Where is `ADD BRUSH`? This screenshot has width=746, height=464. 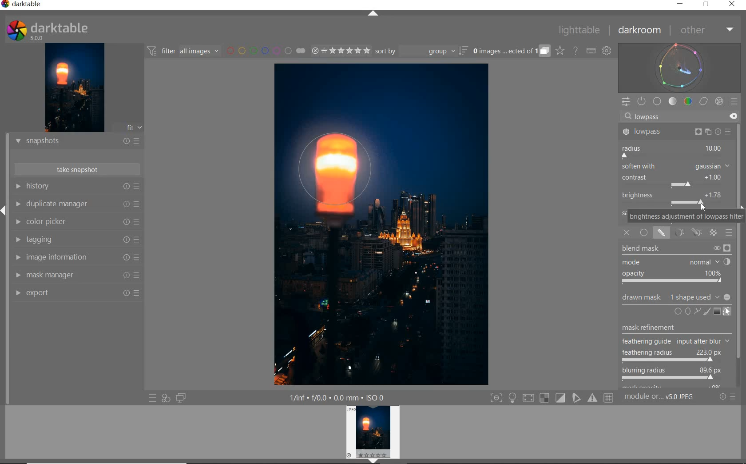
ADD BRUSH is located at coordinates (706, 311).